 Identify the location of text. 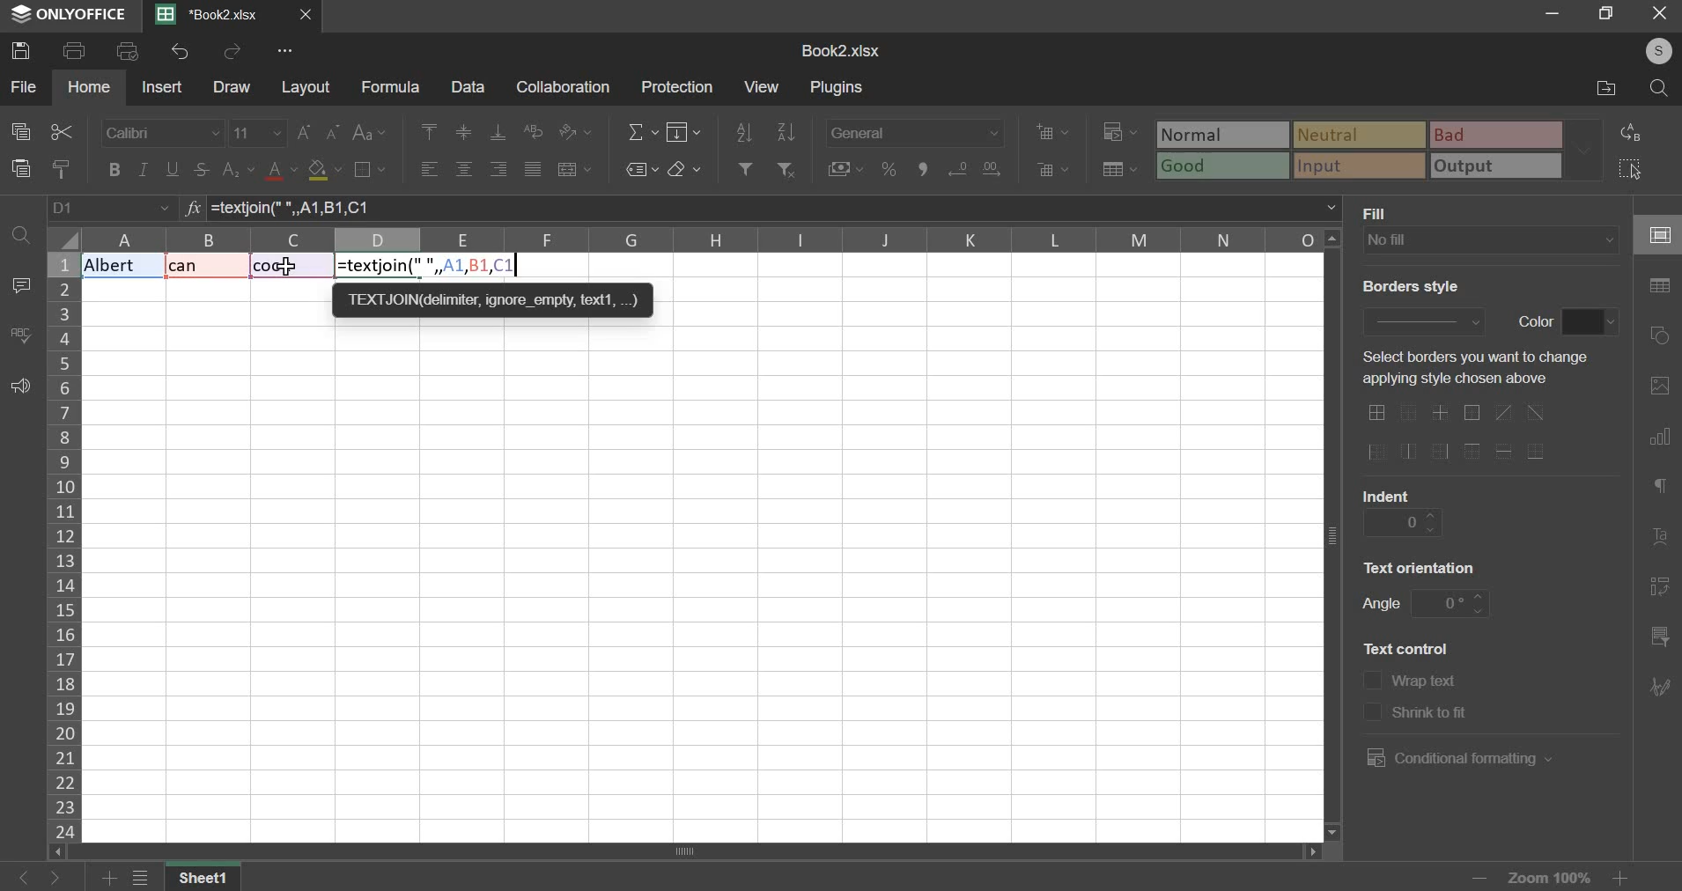
(1469, 369).